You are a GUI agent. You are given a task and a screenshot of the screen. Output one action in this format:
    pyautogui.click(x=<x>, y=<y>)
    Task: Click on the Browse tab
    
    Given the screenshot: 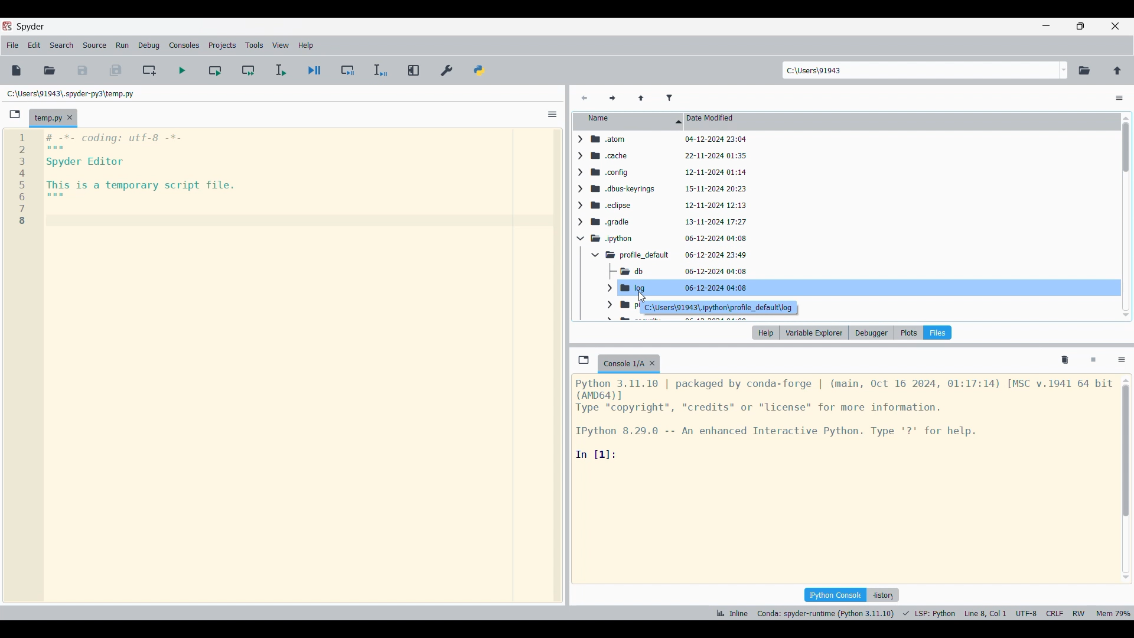 What is the action you would take?
    pyautogui.click(x=15, y=115)
    